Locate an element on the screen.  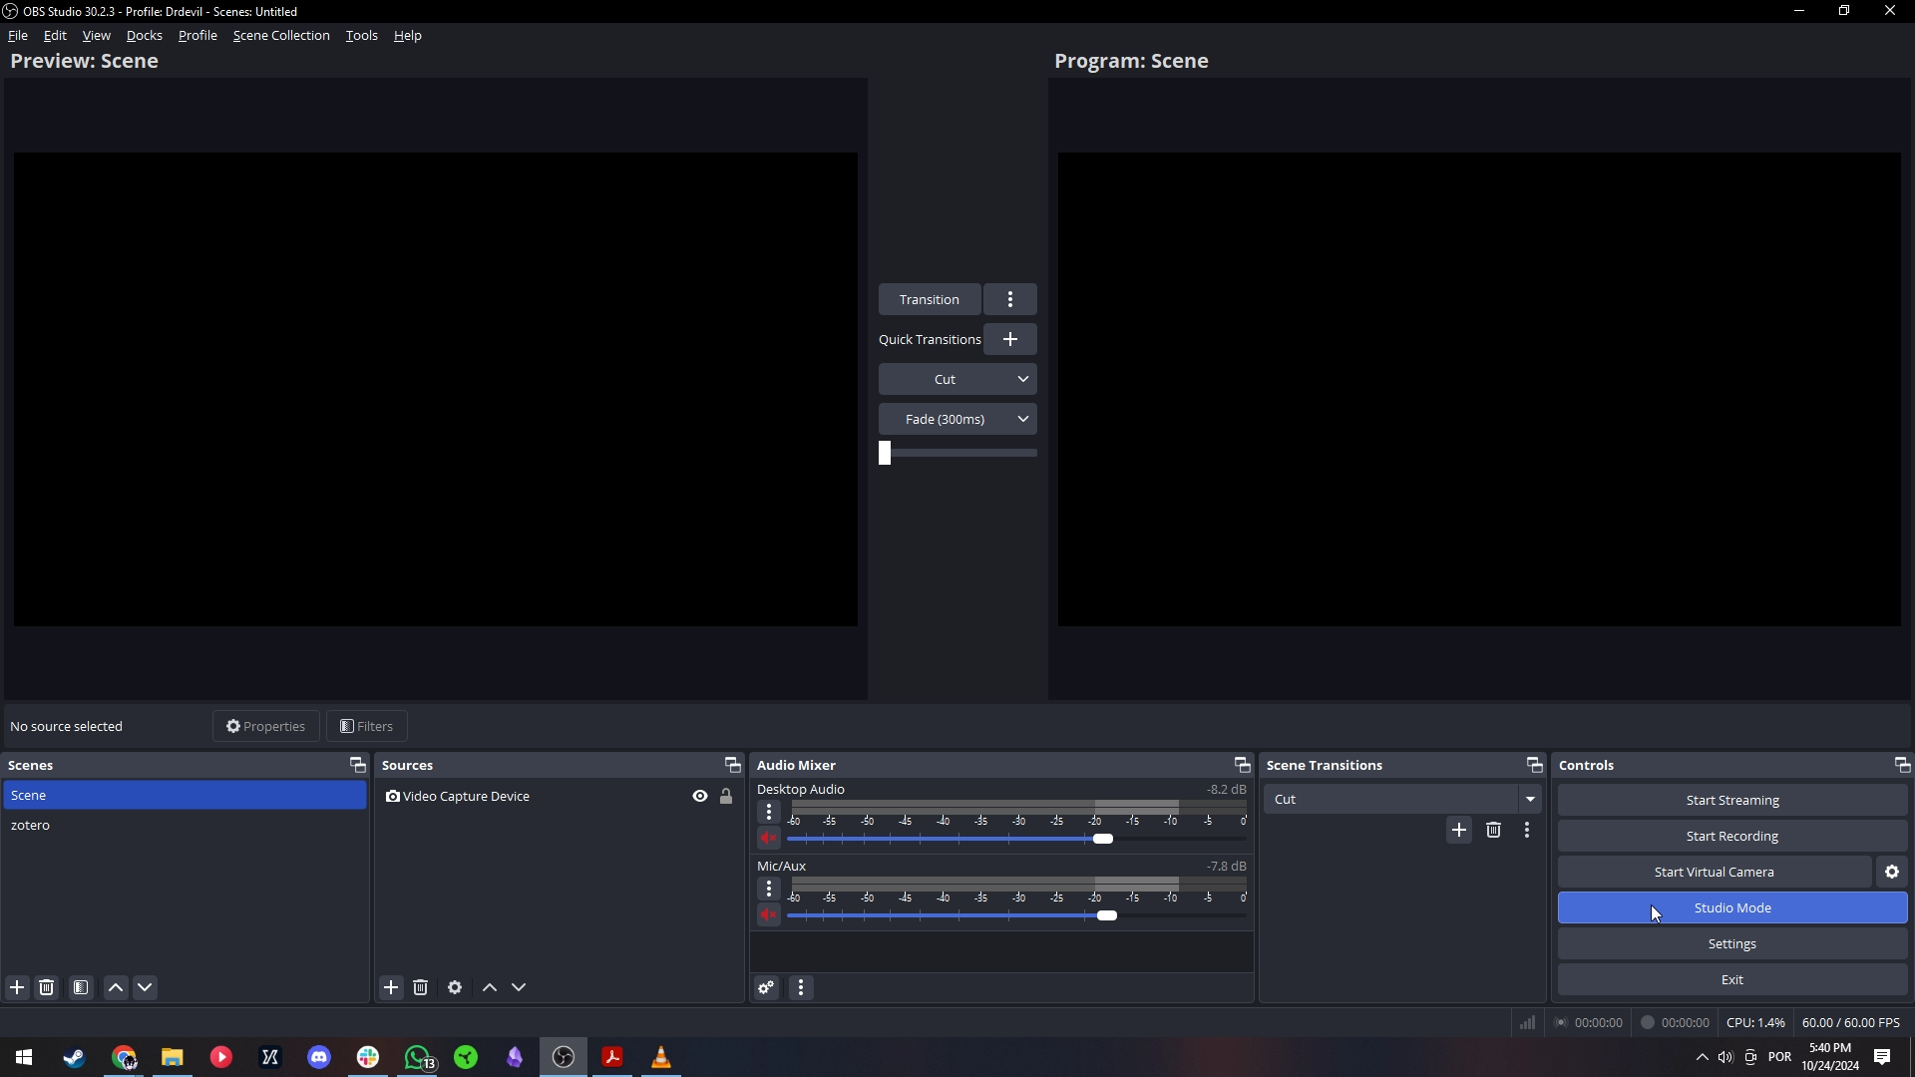
Remove selected sources is located at coordinates (421, 988).